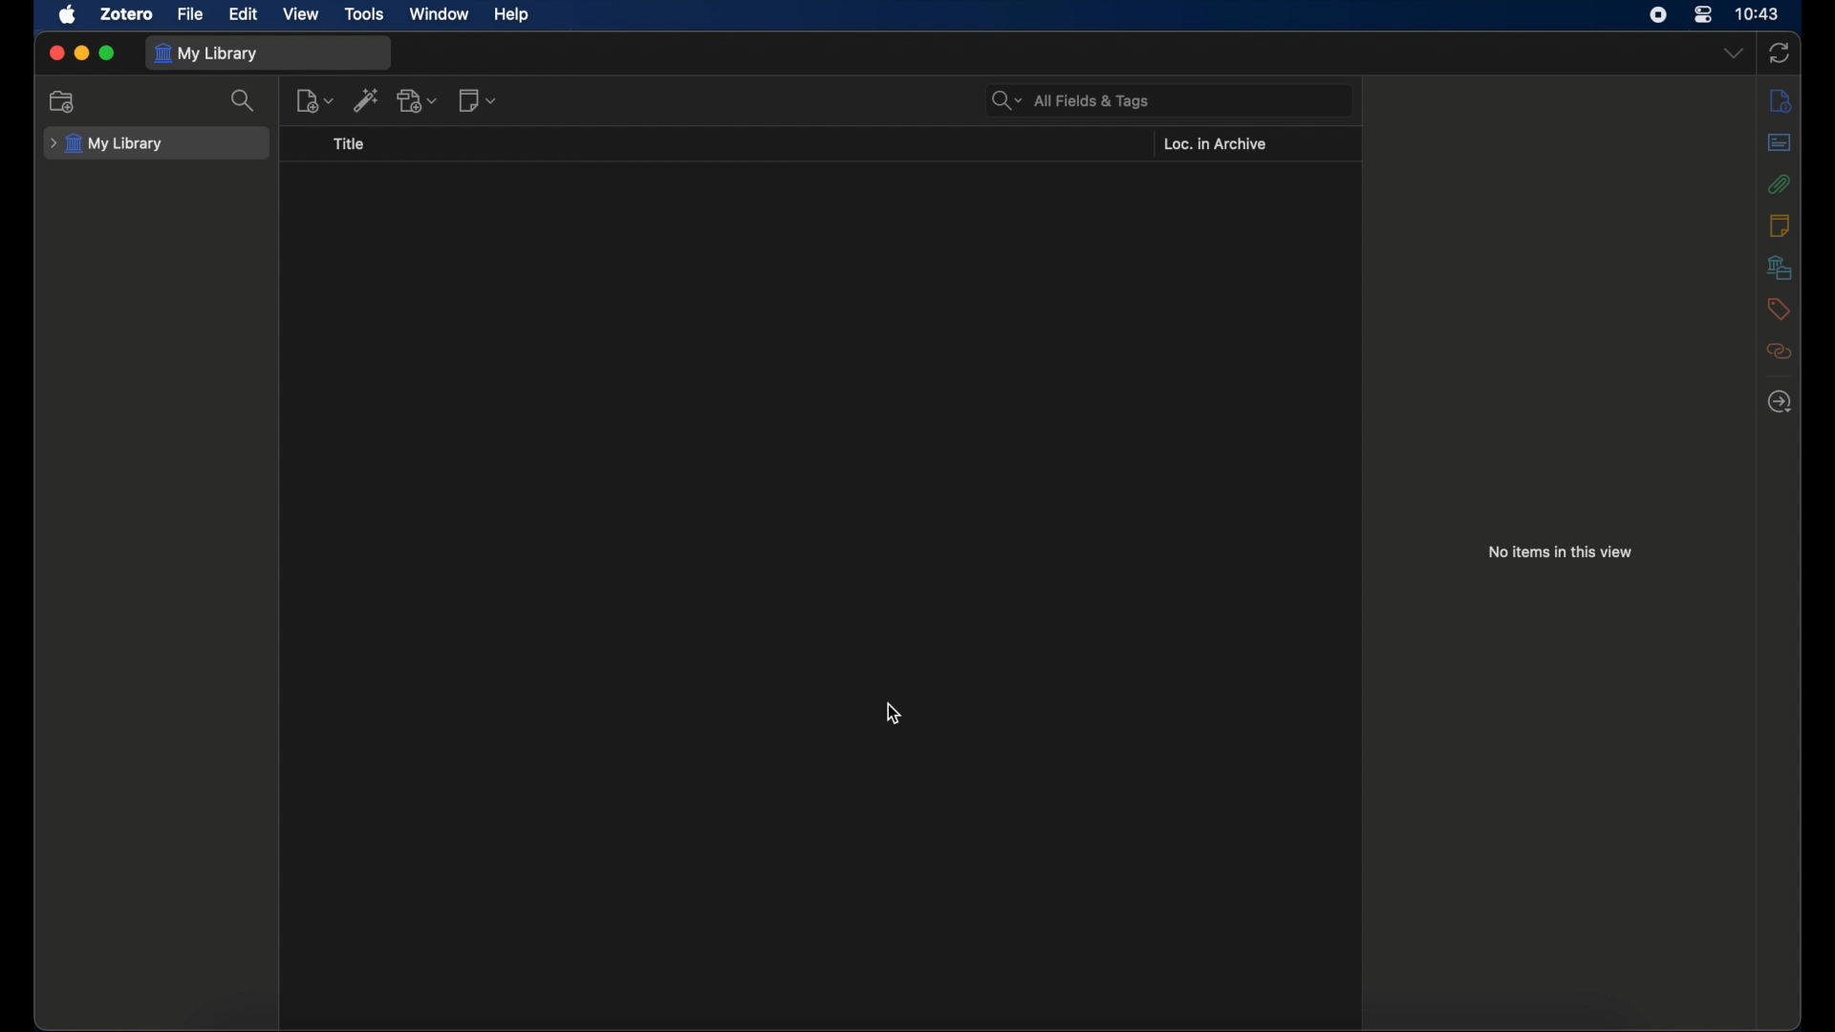  I want to click on minimize, so click(82, 53).